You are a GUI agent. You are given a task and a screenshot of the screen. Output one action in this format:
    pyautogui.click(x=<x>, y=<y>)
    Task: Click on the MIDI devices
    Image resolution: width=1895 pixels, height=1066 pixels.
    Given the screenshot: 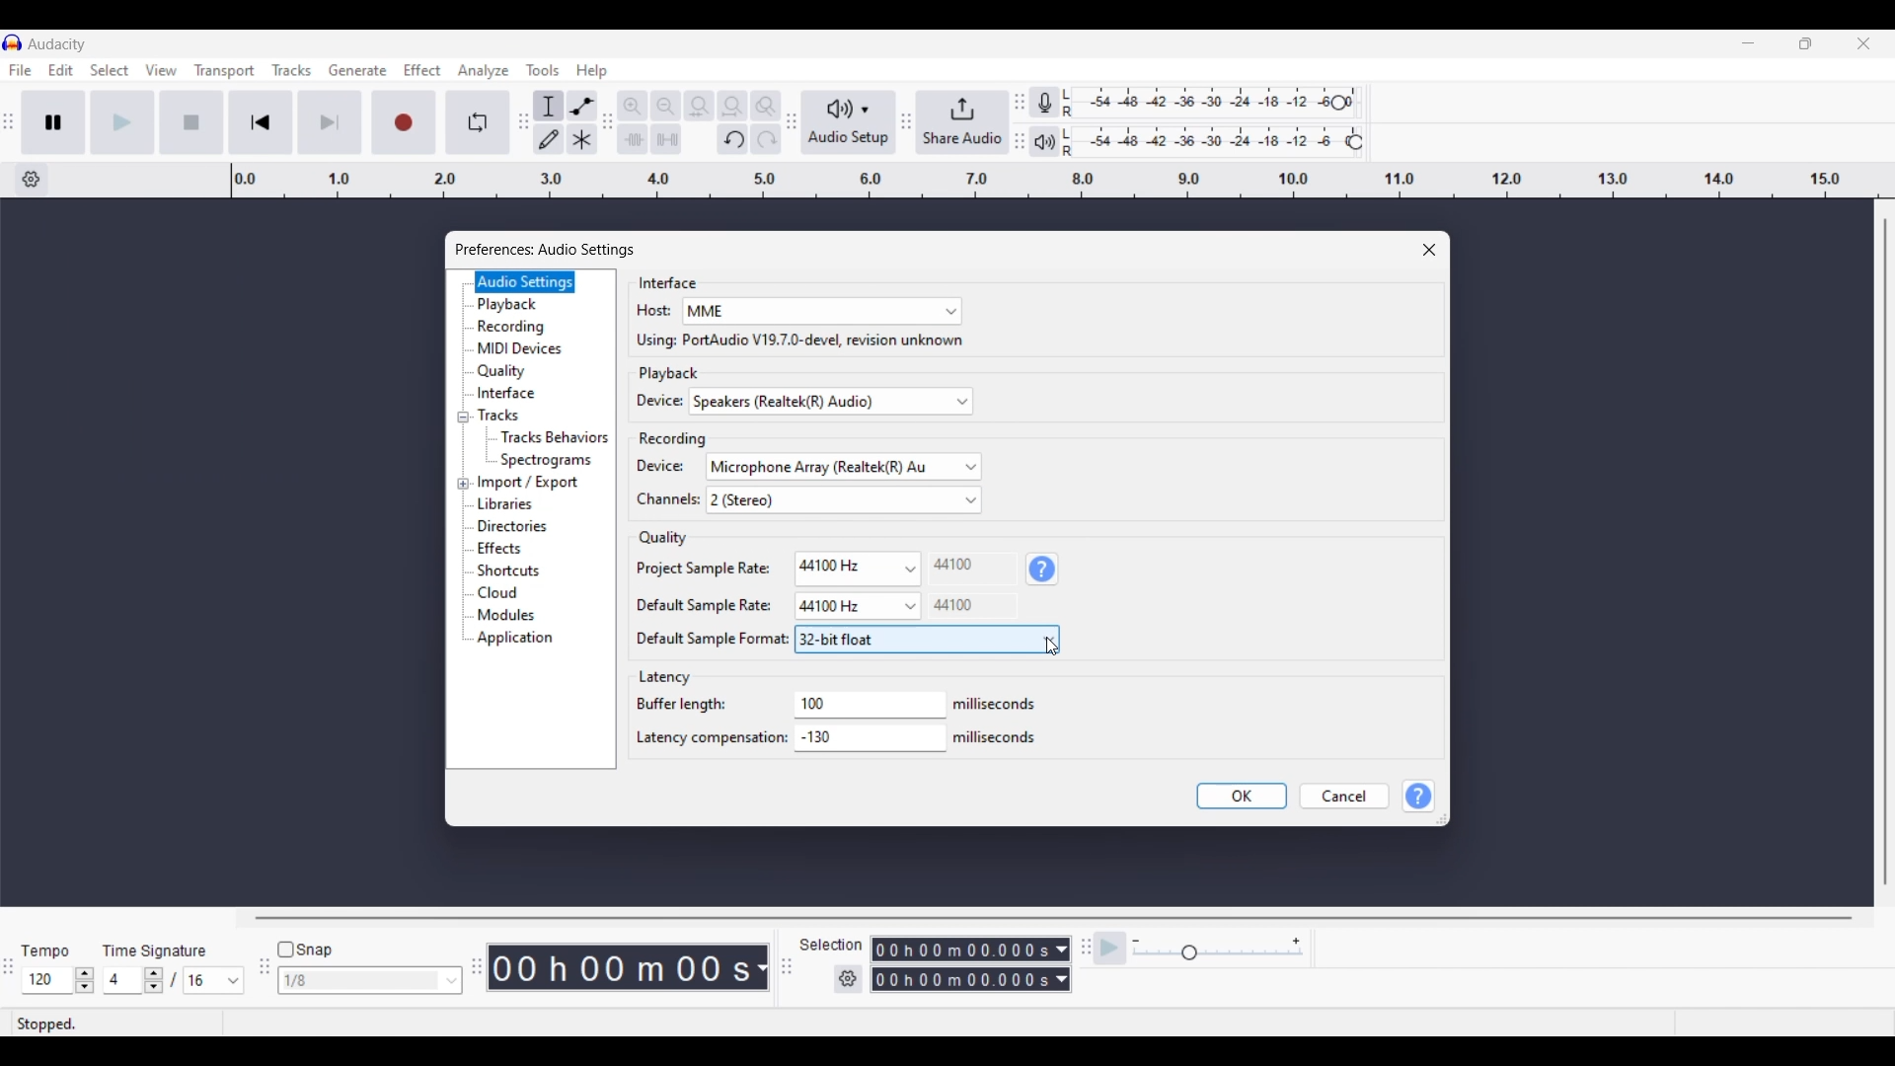 What is the action you would take?
    pyautogui.click(x=526, y=348)
    